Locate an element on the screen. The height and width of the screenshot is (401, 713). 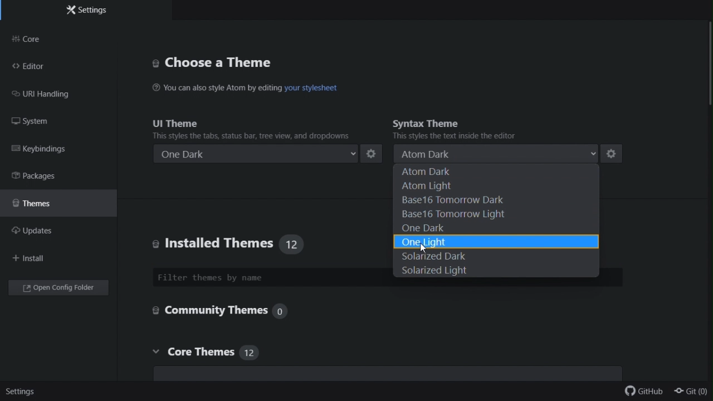
git is located at coordinates (692, 392).